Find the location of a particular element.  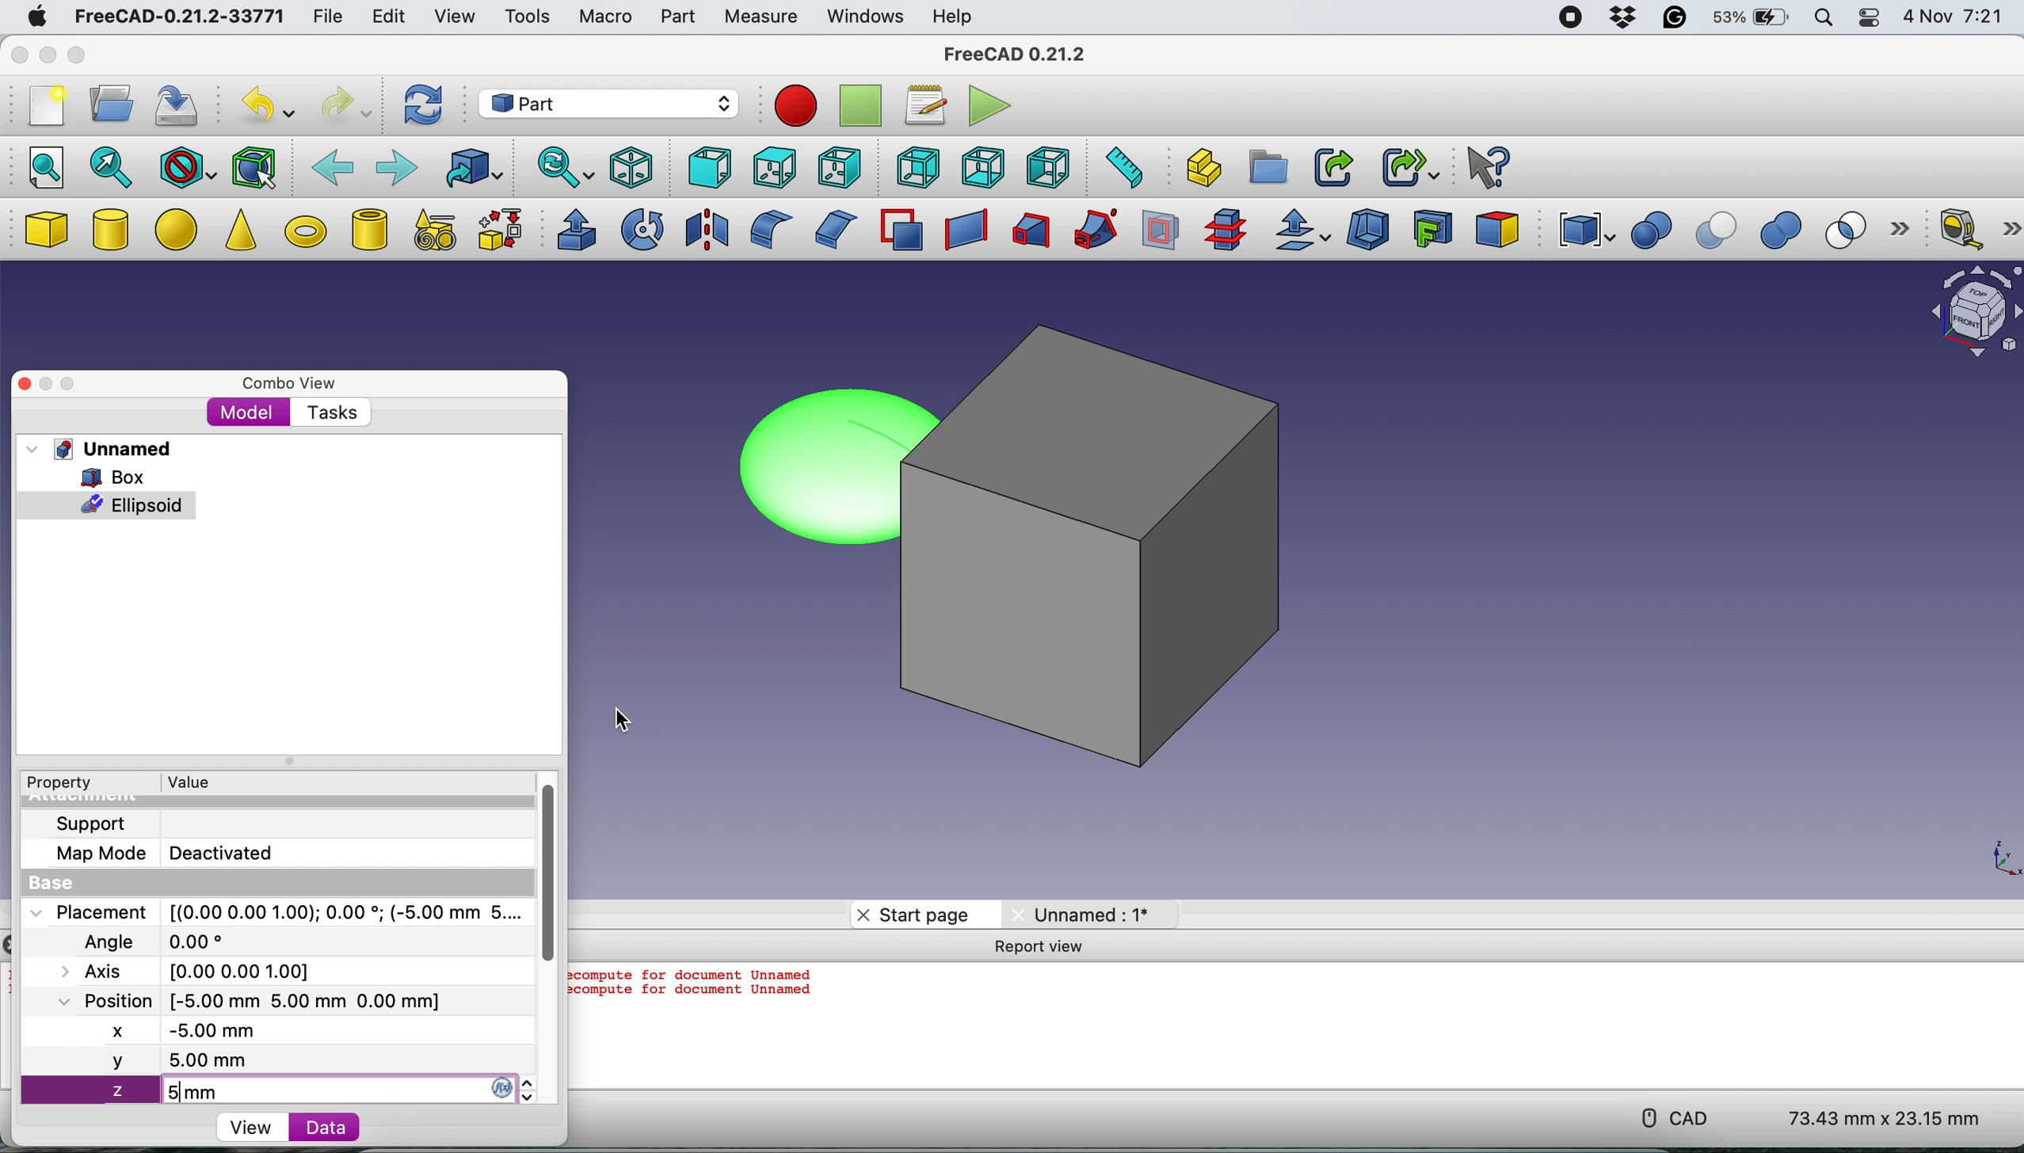

more options is located at coordinates (2011, 228).